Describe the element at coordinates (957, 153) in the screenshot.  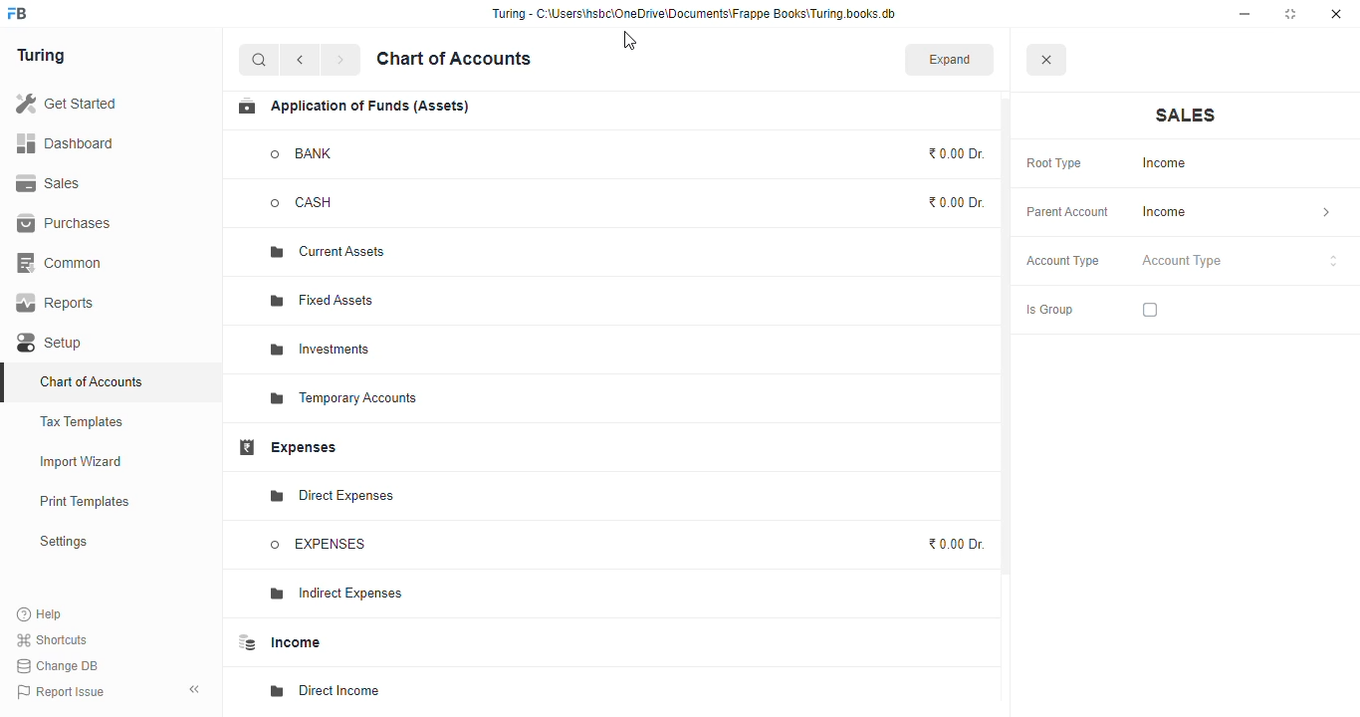
I see `₹0.00 Dr.` at that location.